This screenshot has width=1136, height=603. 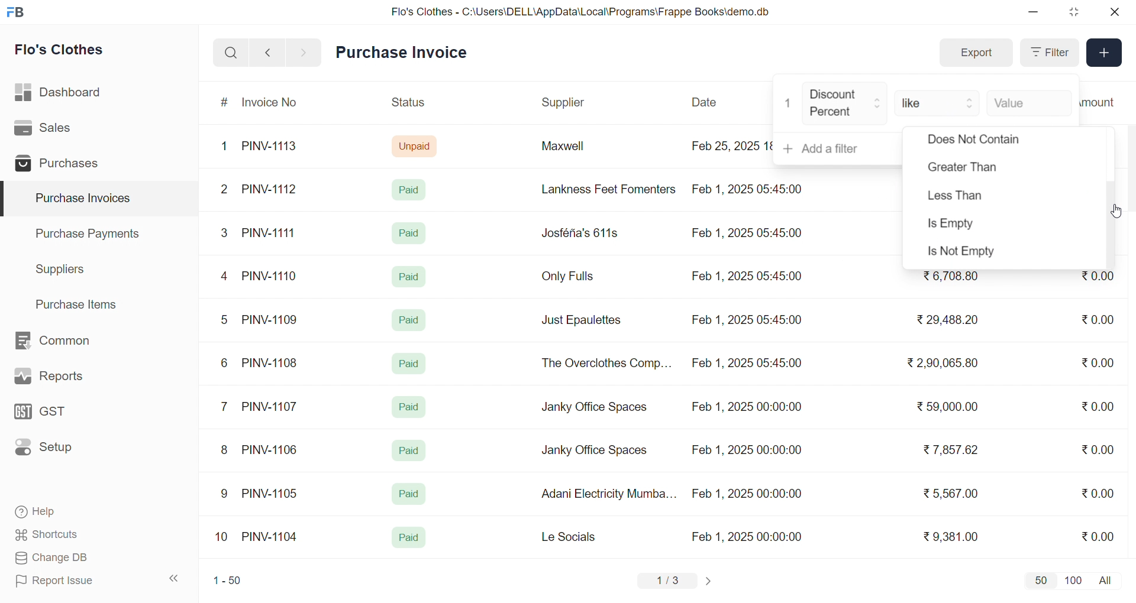 I want to click on ₹ 7,857.62, so click(x=952, y=450).